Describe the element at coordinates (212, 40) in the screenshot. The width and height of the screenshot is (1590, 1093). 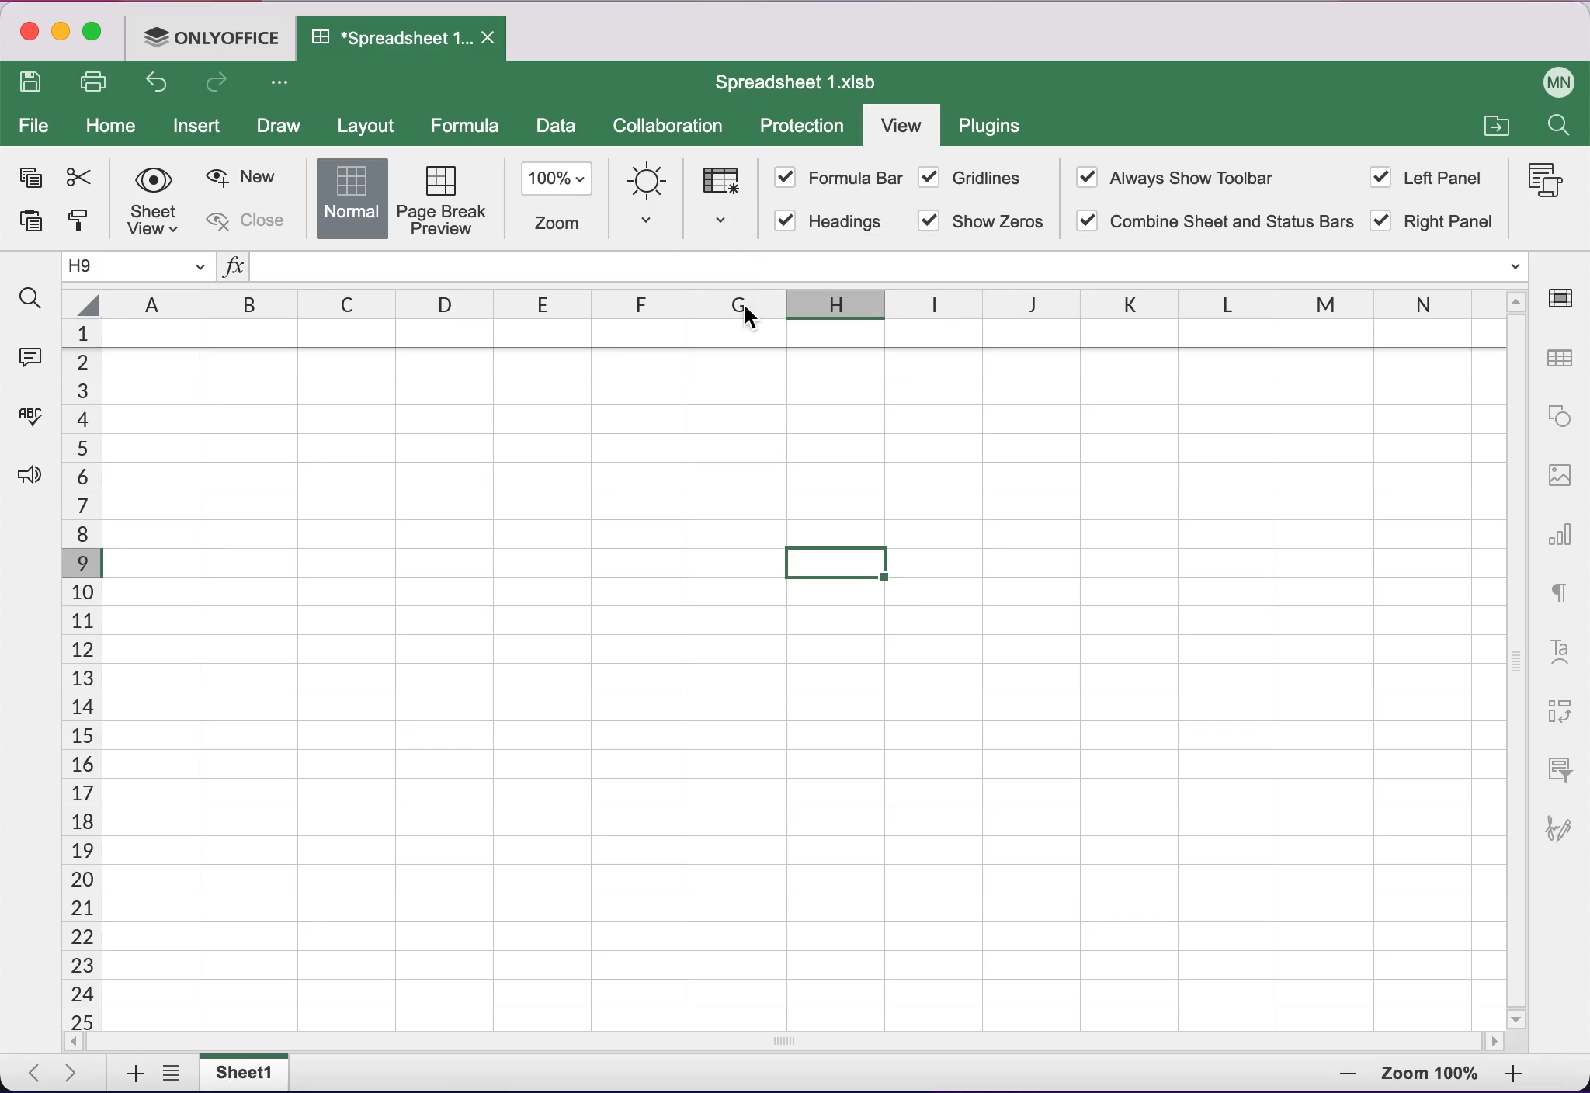
I see `onlyoffice` at that location.